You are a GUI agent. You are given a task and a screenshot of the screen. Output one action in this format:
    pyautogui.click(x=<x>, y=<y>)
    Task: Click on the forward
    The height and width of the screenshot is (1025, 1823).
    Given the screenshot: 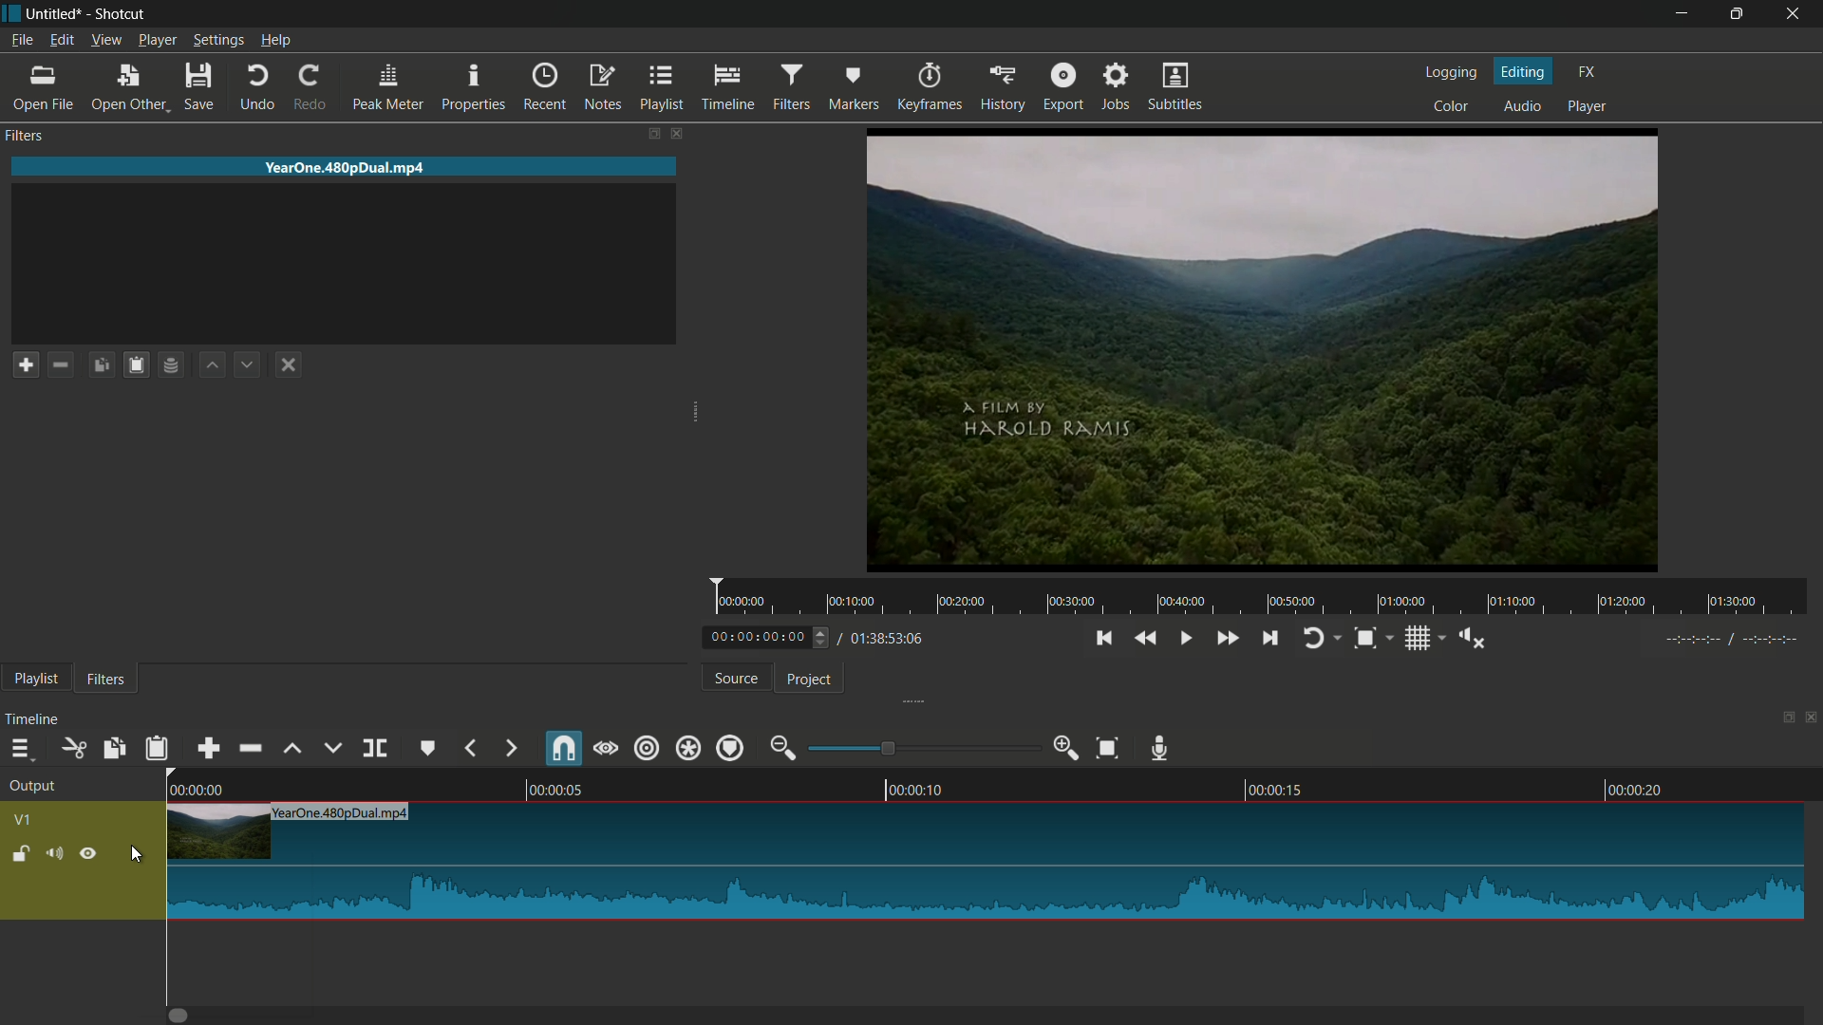 What is the action you would take?
    pyautogui.click(x=510, y=748)
    